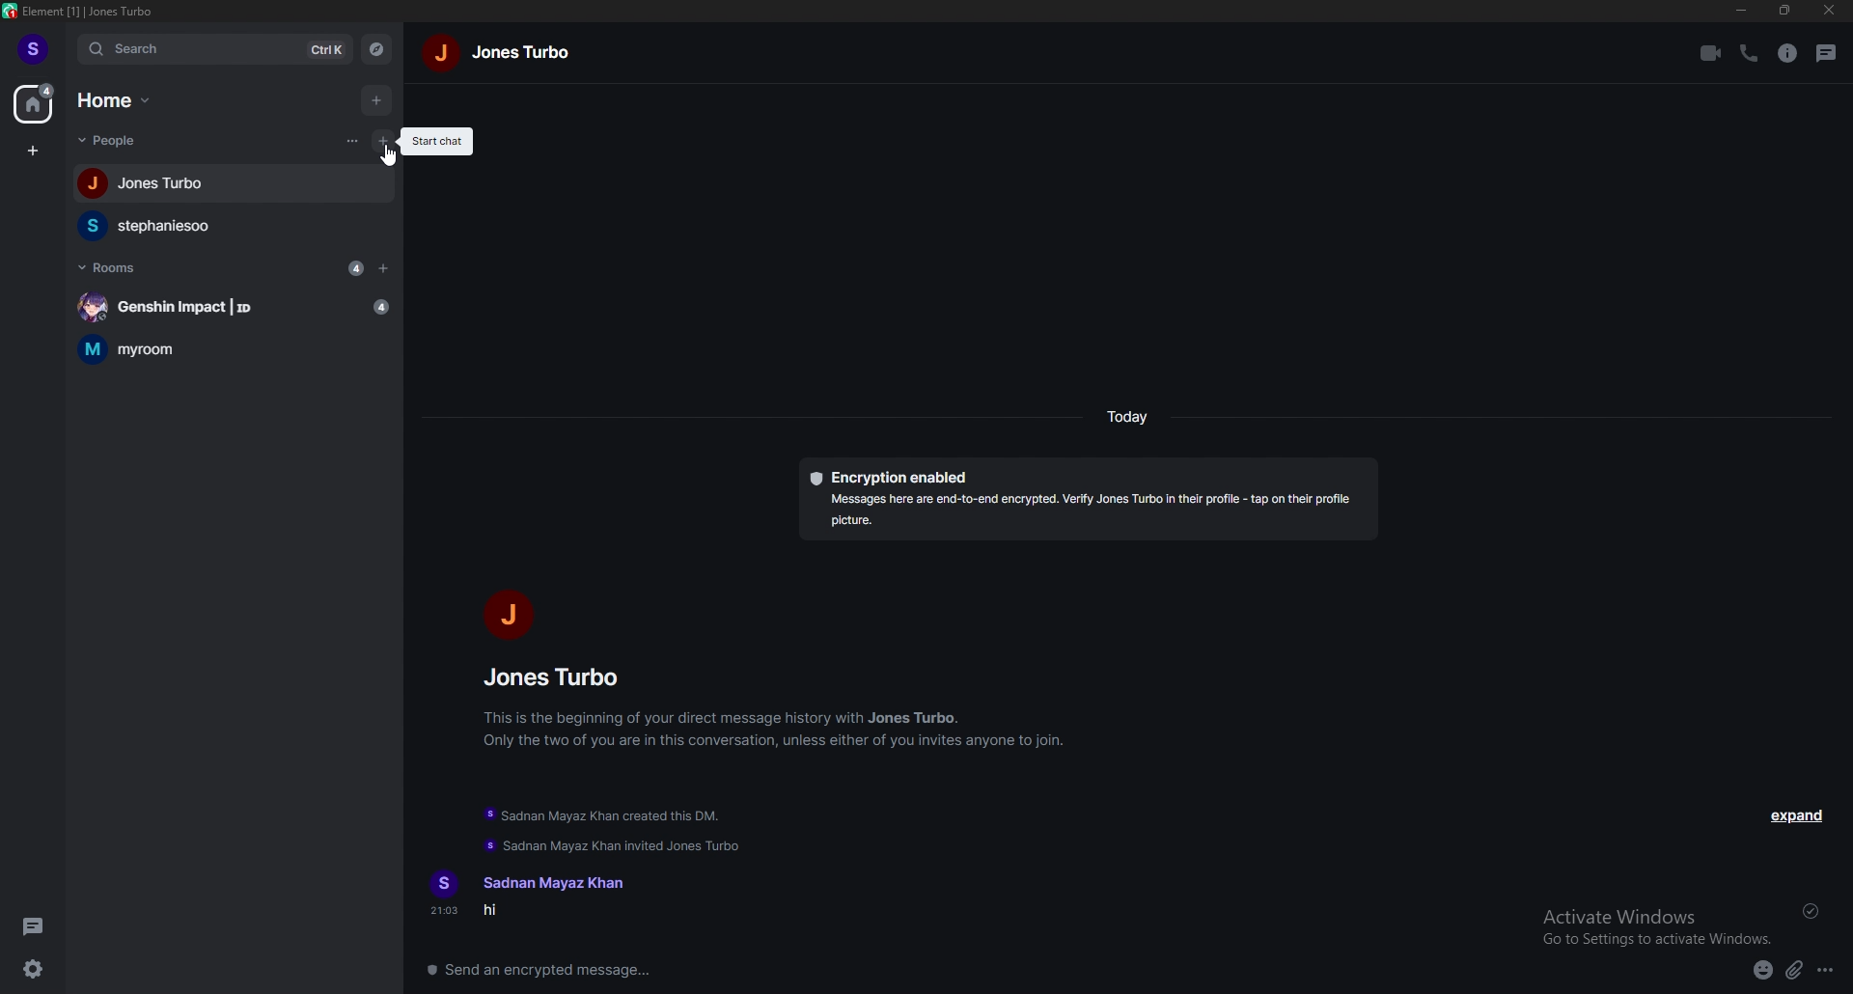 This screenshot has height=994, width=1853. What do you see at coordinates (505, 915) in the screenshot?
I see `hi` at bounding box center [505, 915].